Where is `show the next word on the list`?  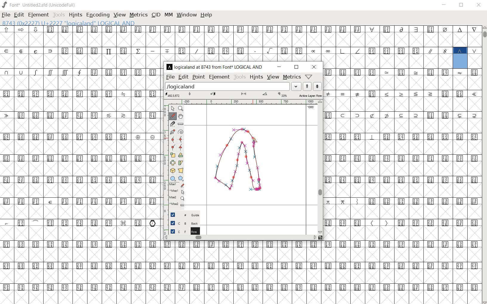 show the next word on the list is located at coordinates (307, 86).